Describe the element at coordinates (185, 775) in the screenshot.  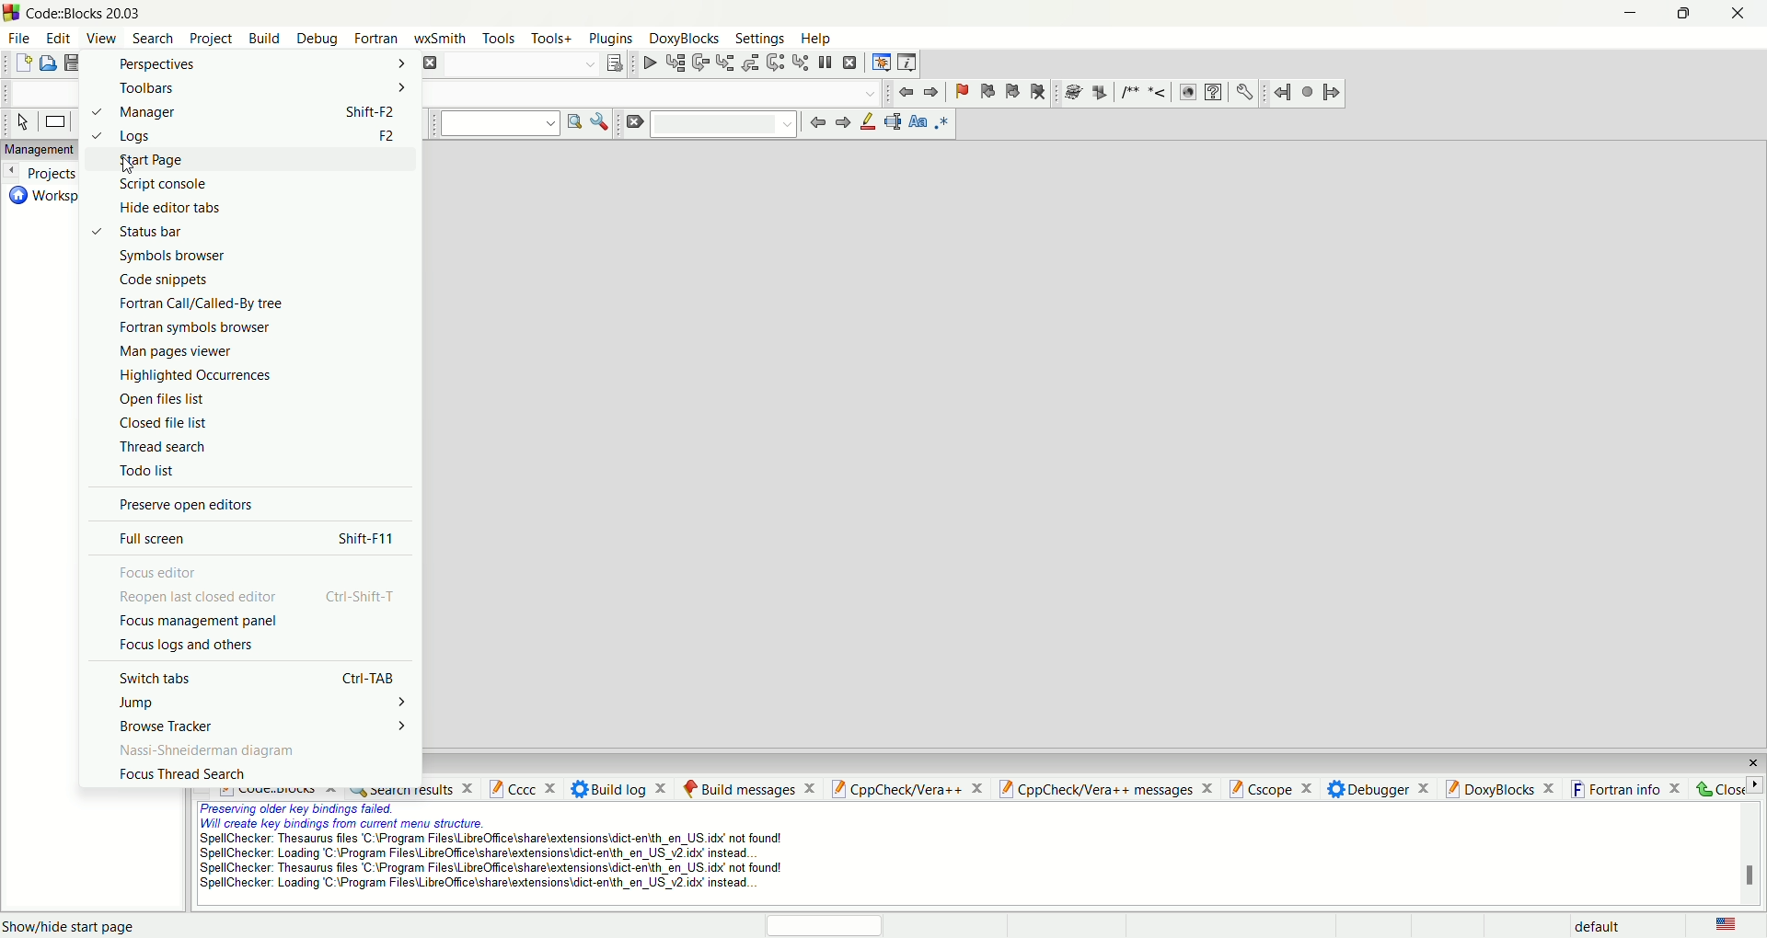
I see `focus thread search` at that location.